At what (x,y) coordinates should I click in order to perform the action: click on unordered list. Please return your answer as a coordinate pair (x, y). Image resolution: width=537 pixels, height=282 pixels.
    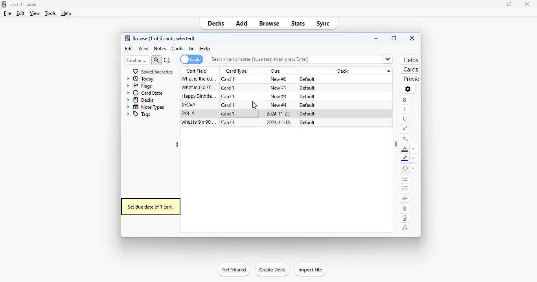
    Looking at the image, I should click on (405, 179).